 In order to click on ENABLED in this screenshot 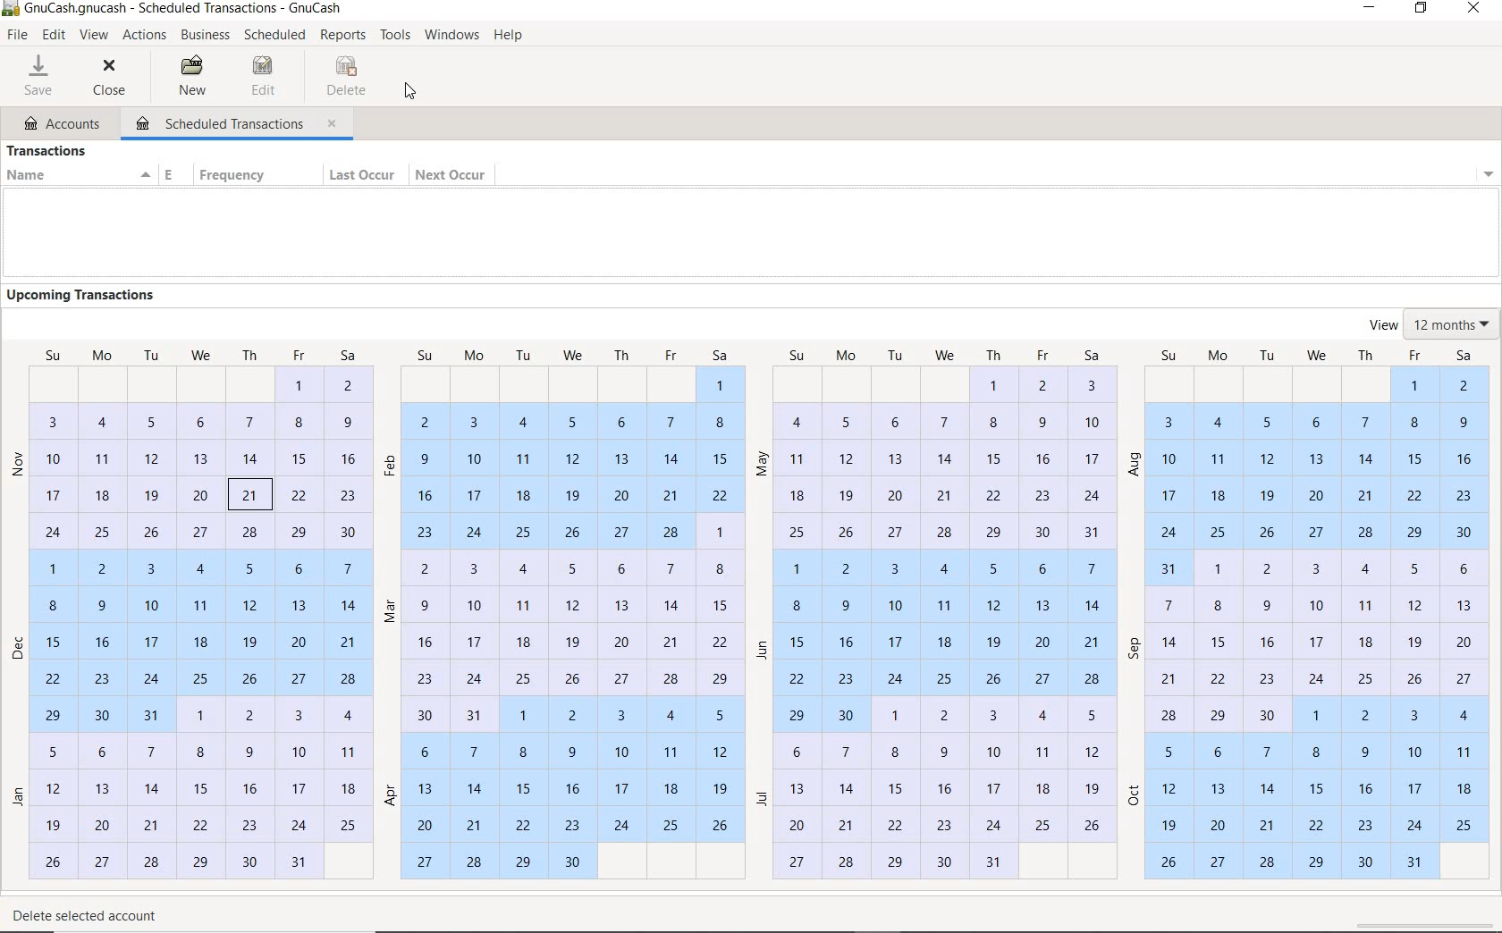, I will do `click(172, 178)`.